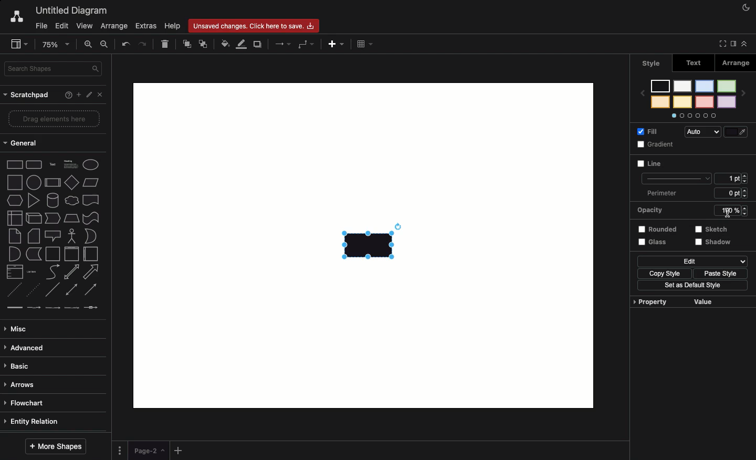 This screenshot has height=460, width=756. What do you see at coordinates (712, 229) in the screenshot?
I see `Sketch` at bounding box center [712, 229].